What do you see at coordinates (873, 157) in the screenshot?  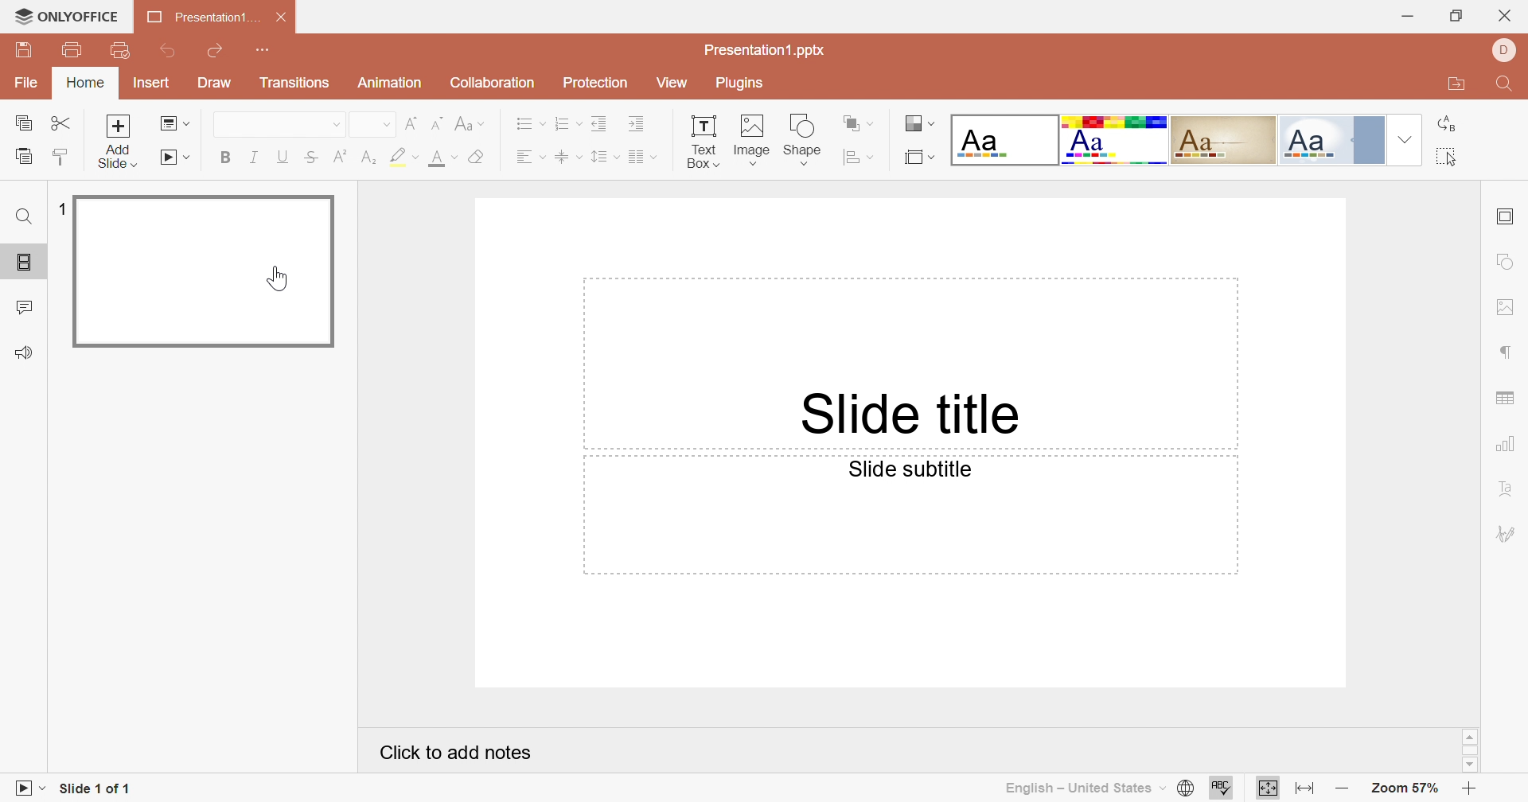 I see `Drop Down` at bounding box center [873, 157].